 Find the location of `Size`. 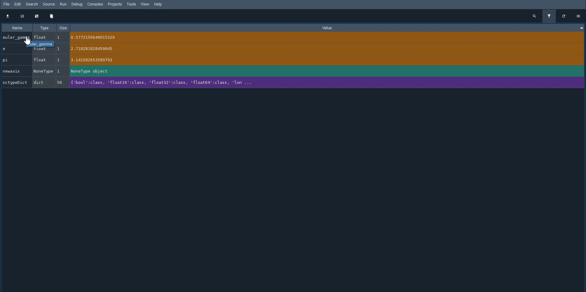

Size is located at coordinates (64, 27).